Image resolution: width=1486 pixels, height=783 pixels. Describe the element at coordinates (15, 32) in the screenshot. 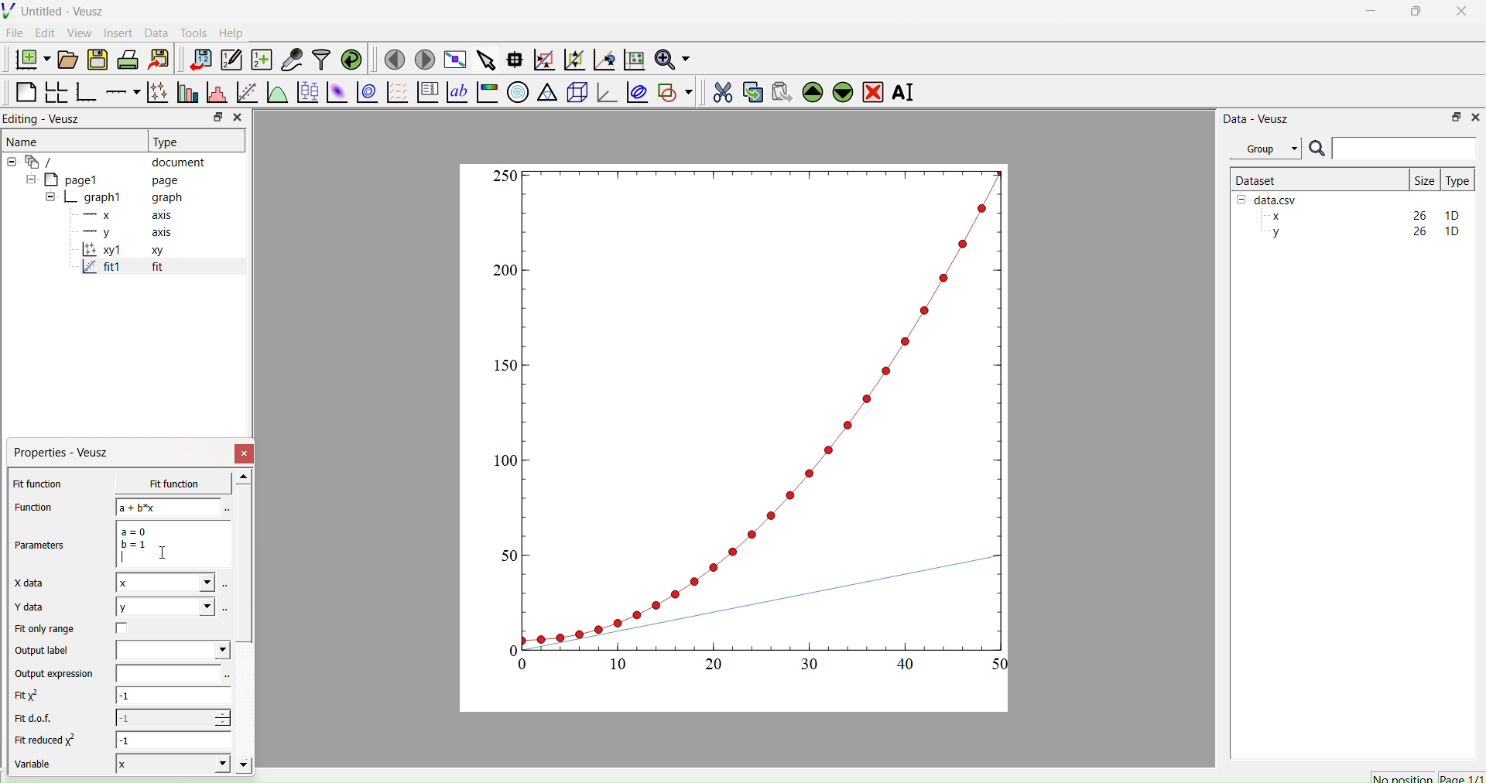

I see `File` at that location.